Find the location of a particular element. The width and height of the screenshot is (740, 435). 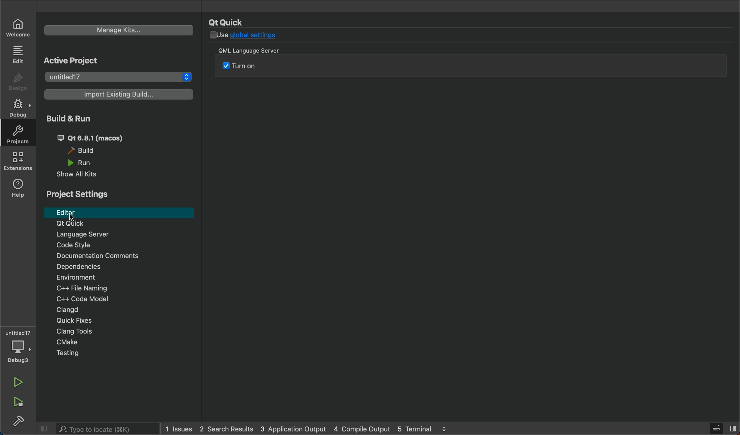

search is located at coordinates (101, 428).